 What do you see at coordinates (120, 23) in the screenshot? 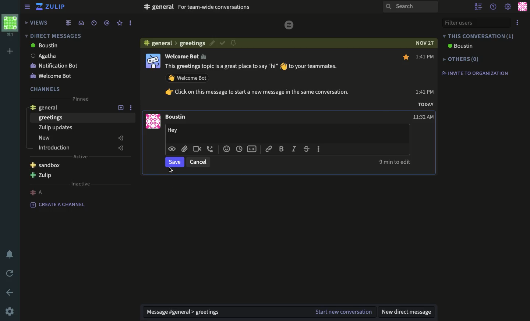
I see `favorite` at bounding box center [120, 23].